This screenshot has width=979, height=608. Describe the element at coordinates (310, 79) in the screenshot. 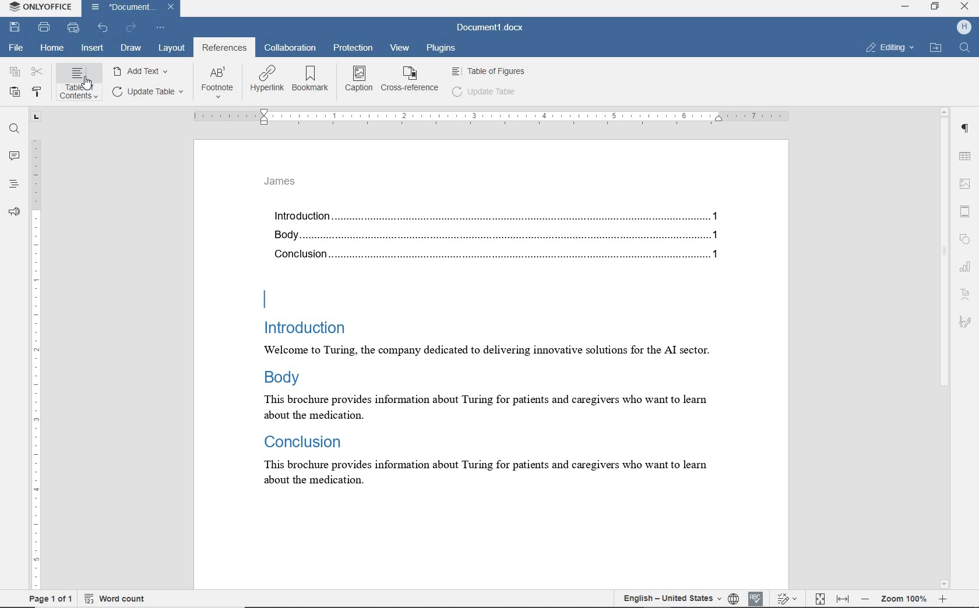

I see `bookmark` at that location.